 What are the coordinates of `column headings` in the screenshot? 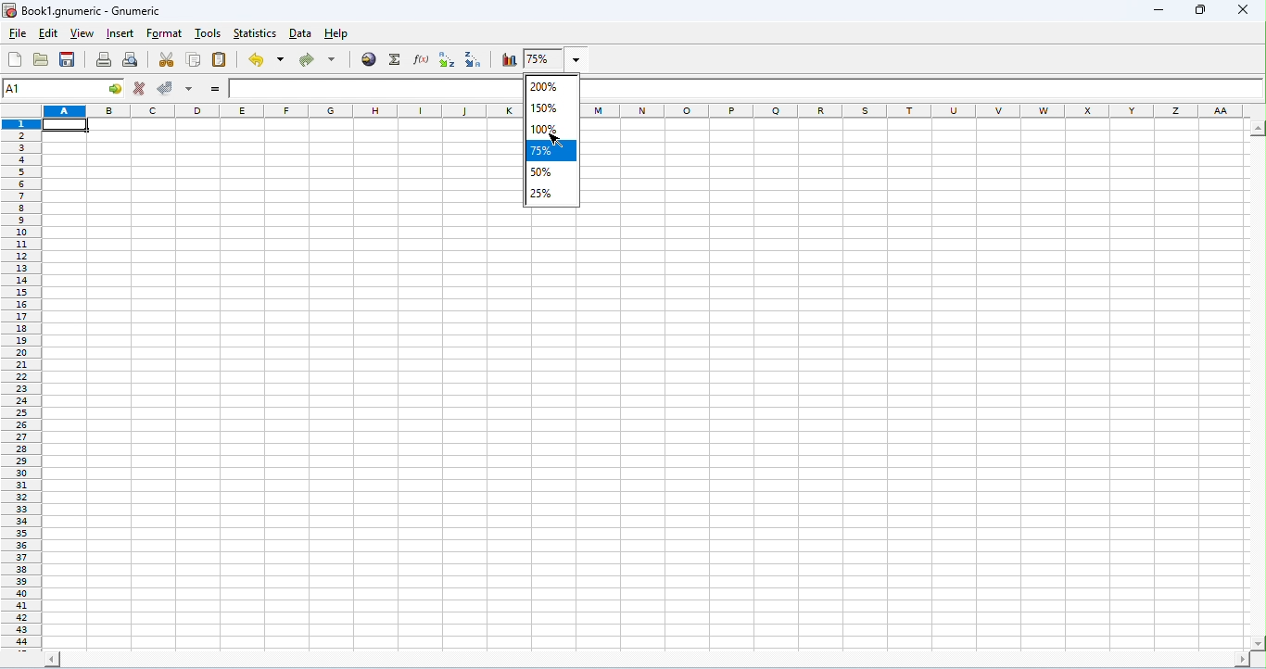 It's located at (917, 110).